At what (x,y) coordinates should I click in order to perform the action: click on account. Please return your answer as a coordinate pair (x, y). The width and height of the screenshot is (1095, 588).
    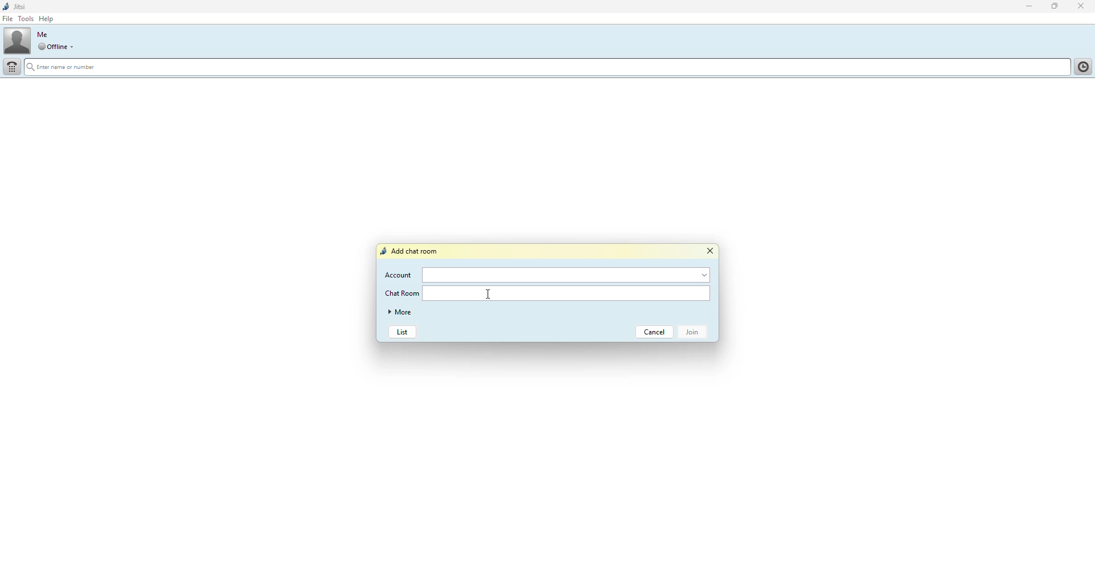
    Looking at the image, I should click on (399, 275).